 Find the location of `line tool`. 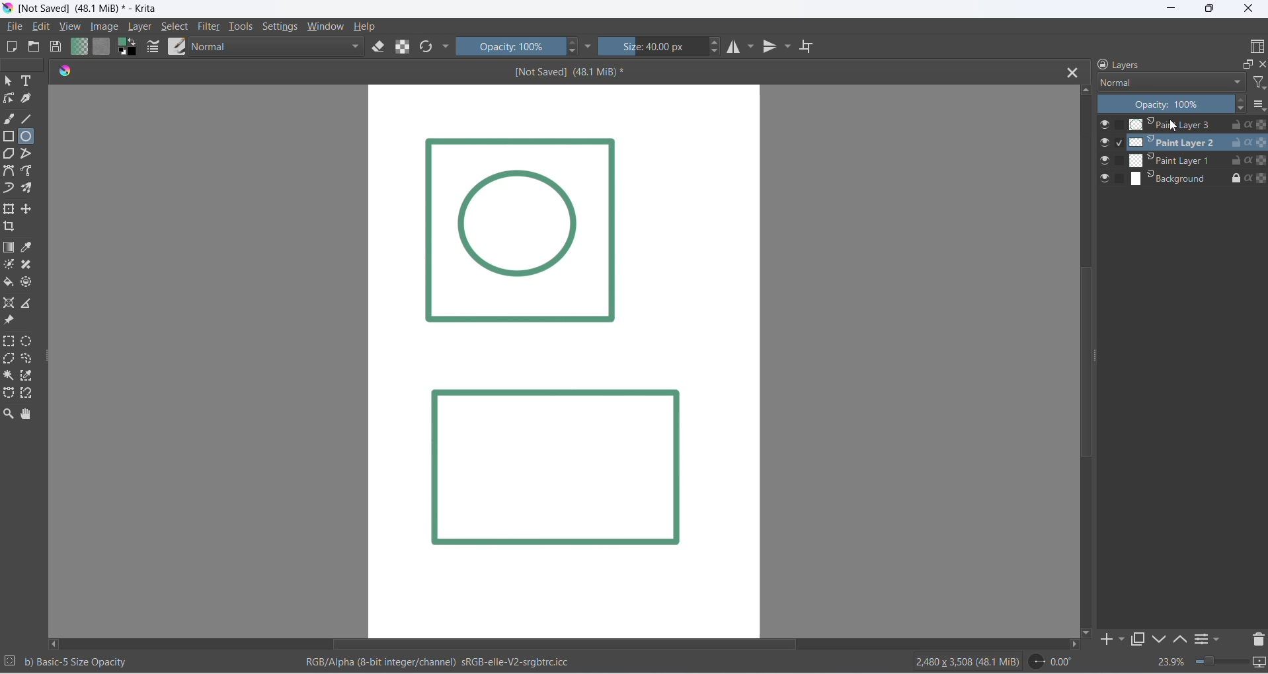

line tool is located at coordinates (29, 118).